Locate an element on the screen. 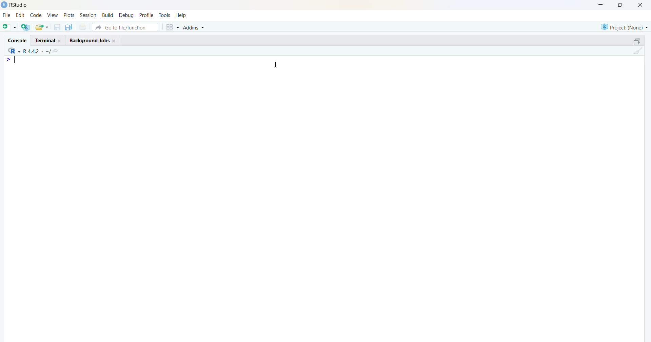 This screenshot has width=651, height=342. Terminal is located at coordinates (47, 40).